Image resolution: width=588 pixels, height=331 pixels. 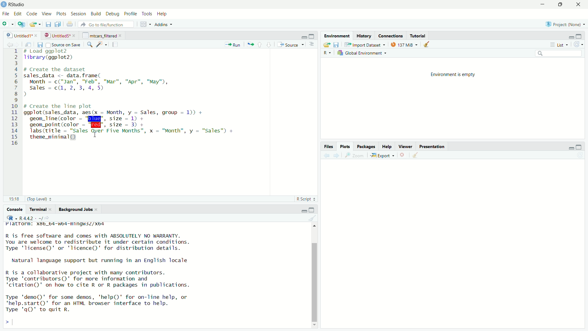 I want to click on minimize, so click(x=544, y=4).